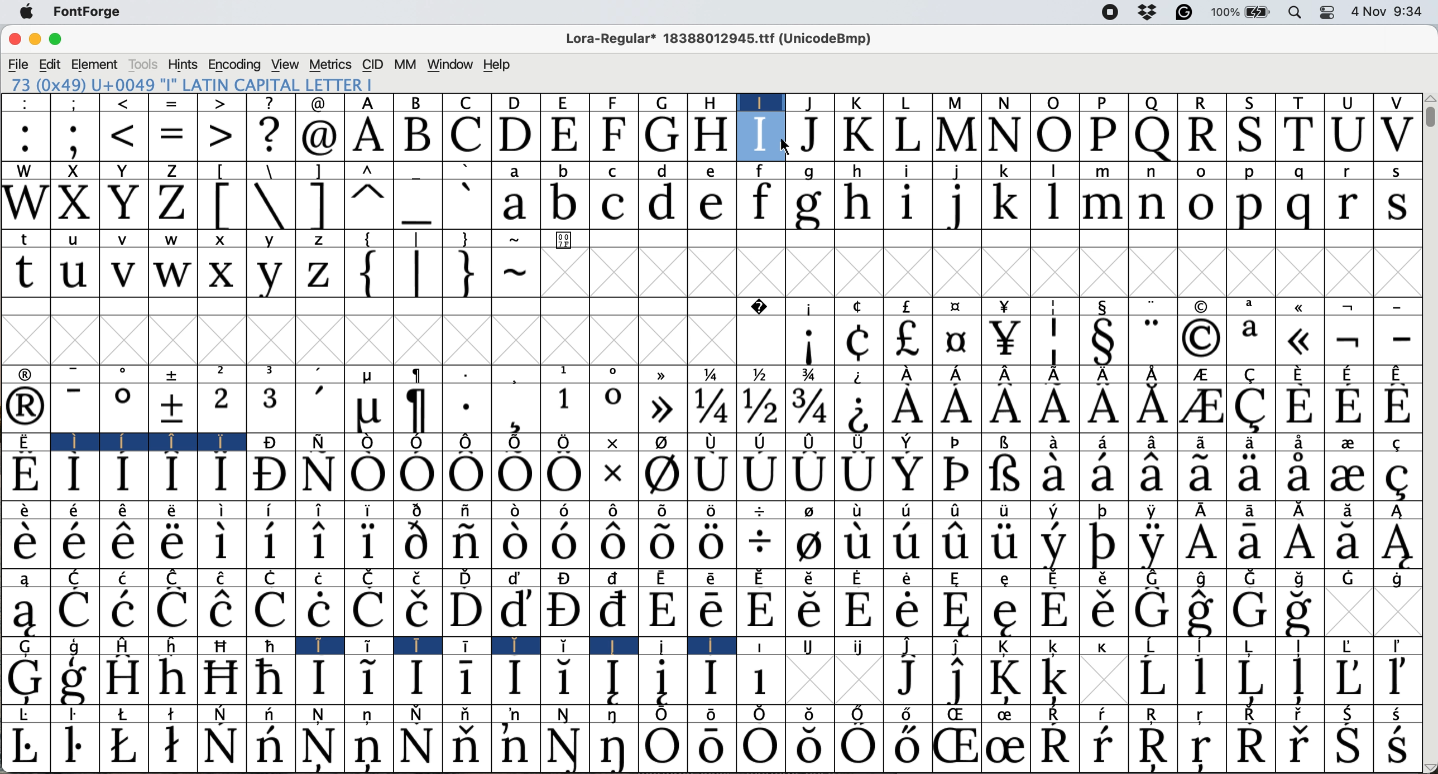 This screenshot has height=774, width=1438. What do you see at coordinates (614, 645) in the screenshot?
I see `Symbol` at bounding box center [614, 645].